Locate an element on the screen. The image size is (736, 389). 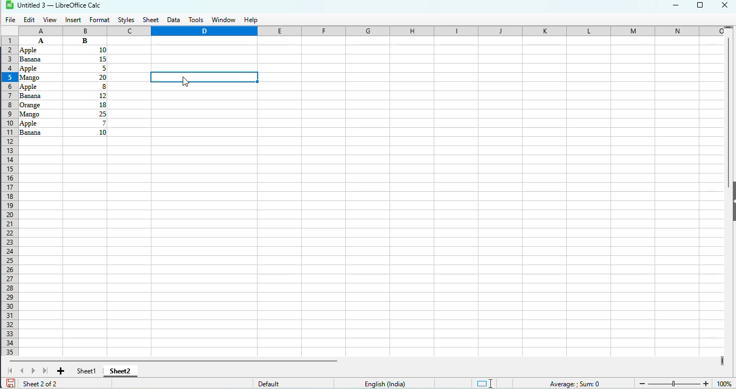
vertical scroll bar is located at coordinates (729, 113).